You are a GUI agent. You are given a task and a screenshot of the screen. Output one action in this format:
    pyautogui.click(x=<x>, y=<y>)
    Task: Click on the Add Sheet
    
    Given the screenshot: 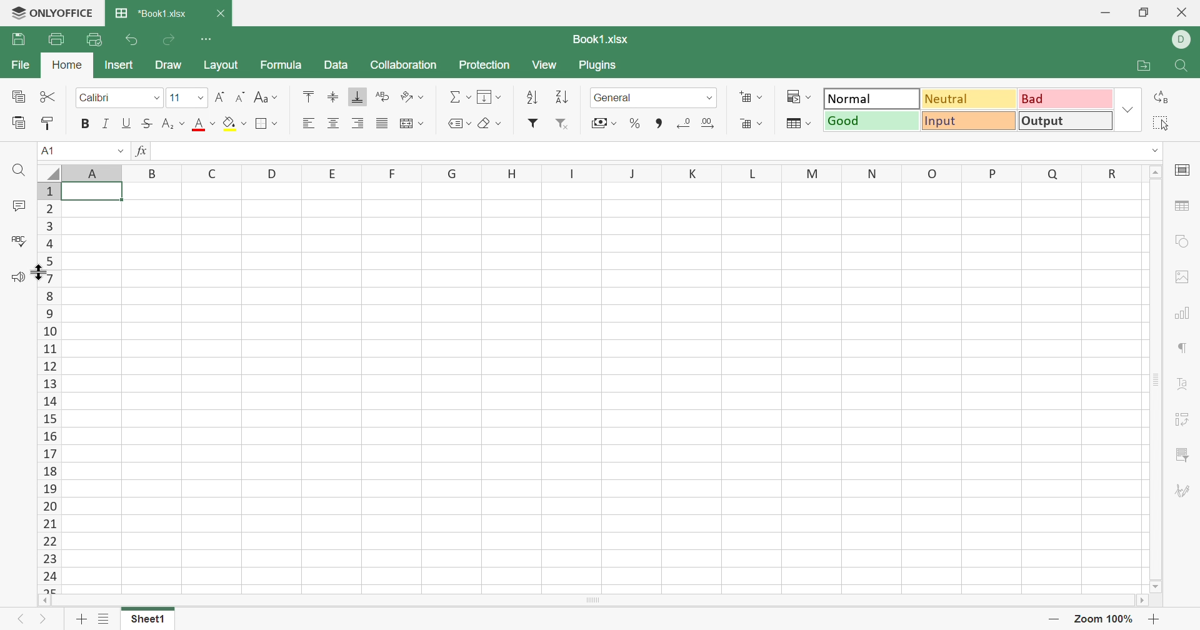 What is the action you would take?
    pyautogui.click(x=81, y=619)
    